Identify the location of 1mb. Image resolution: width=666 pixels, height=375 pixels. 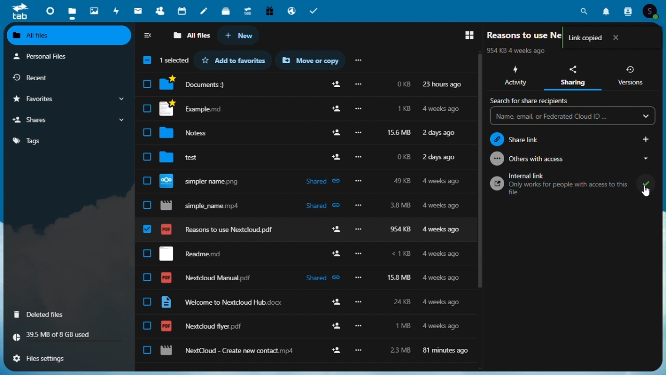
(404, 326).